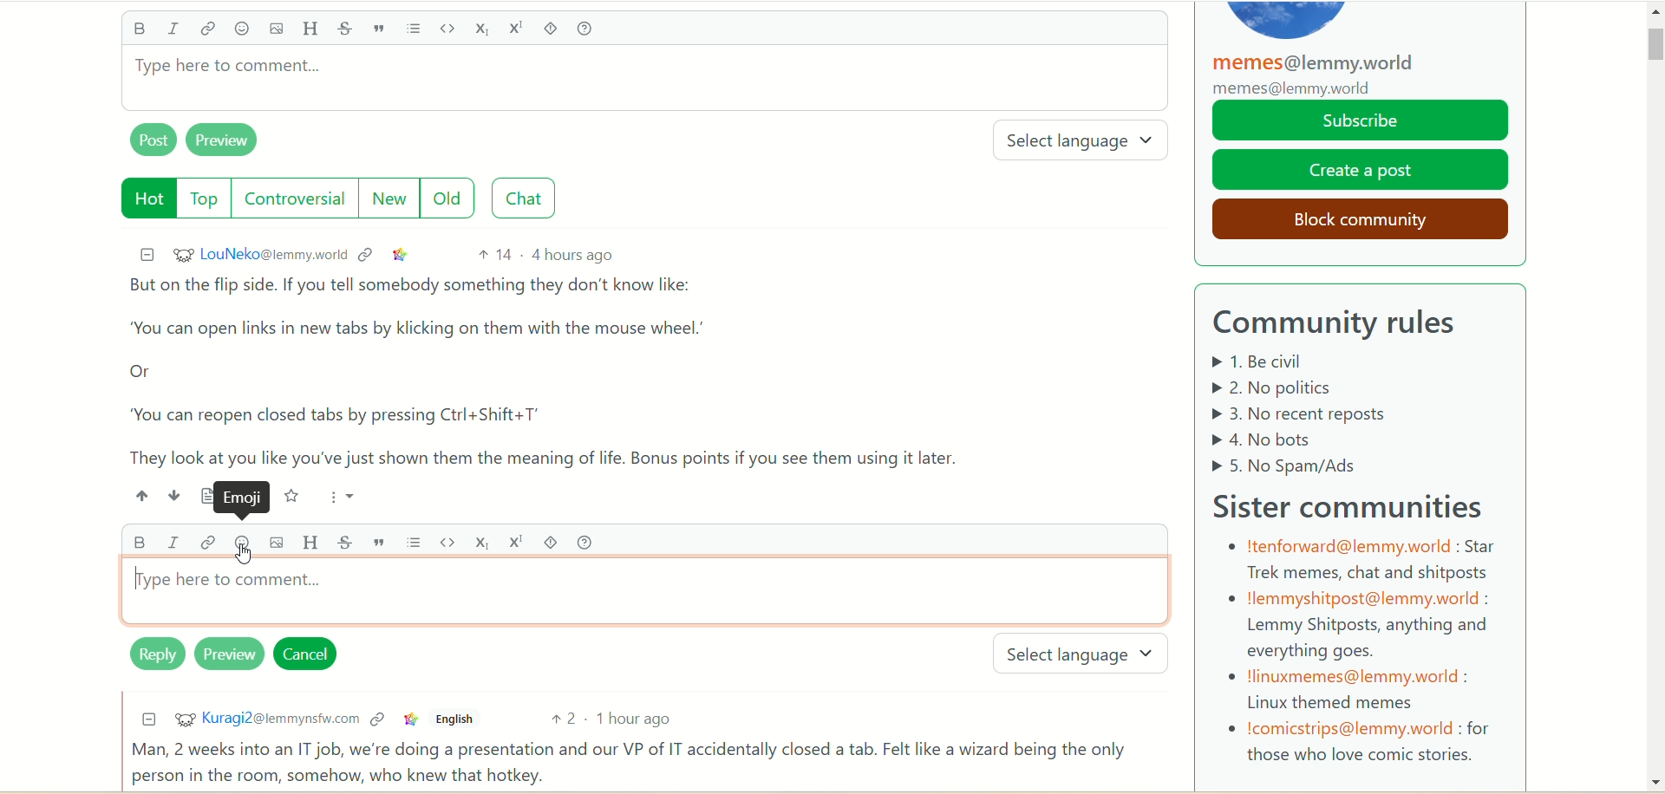 The width and height of the screenshot is (1665, 794). I want to click on 2 votes up, so click(571, 719).